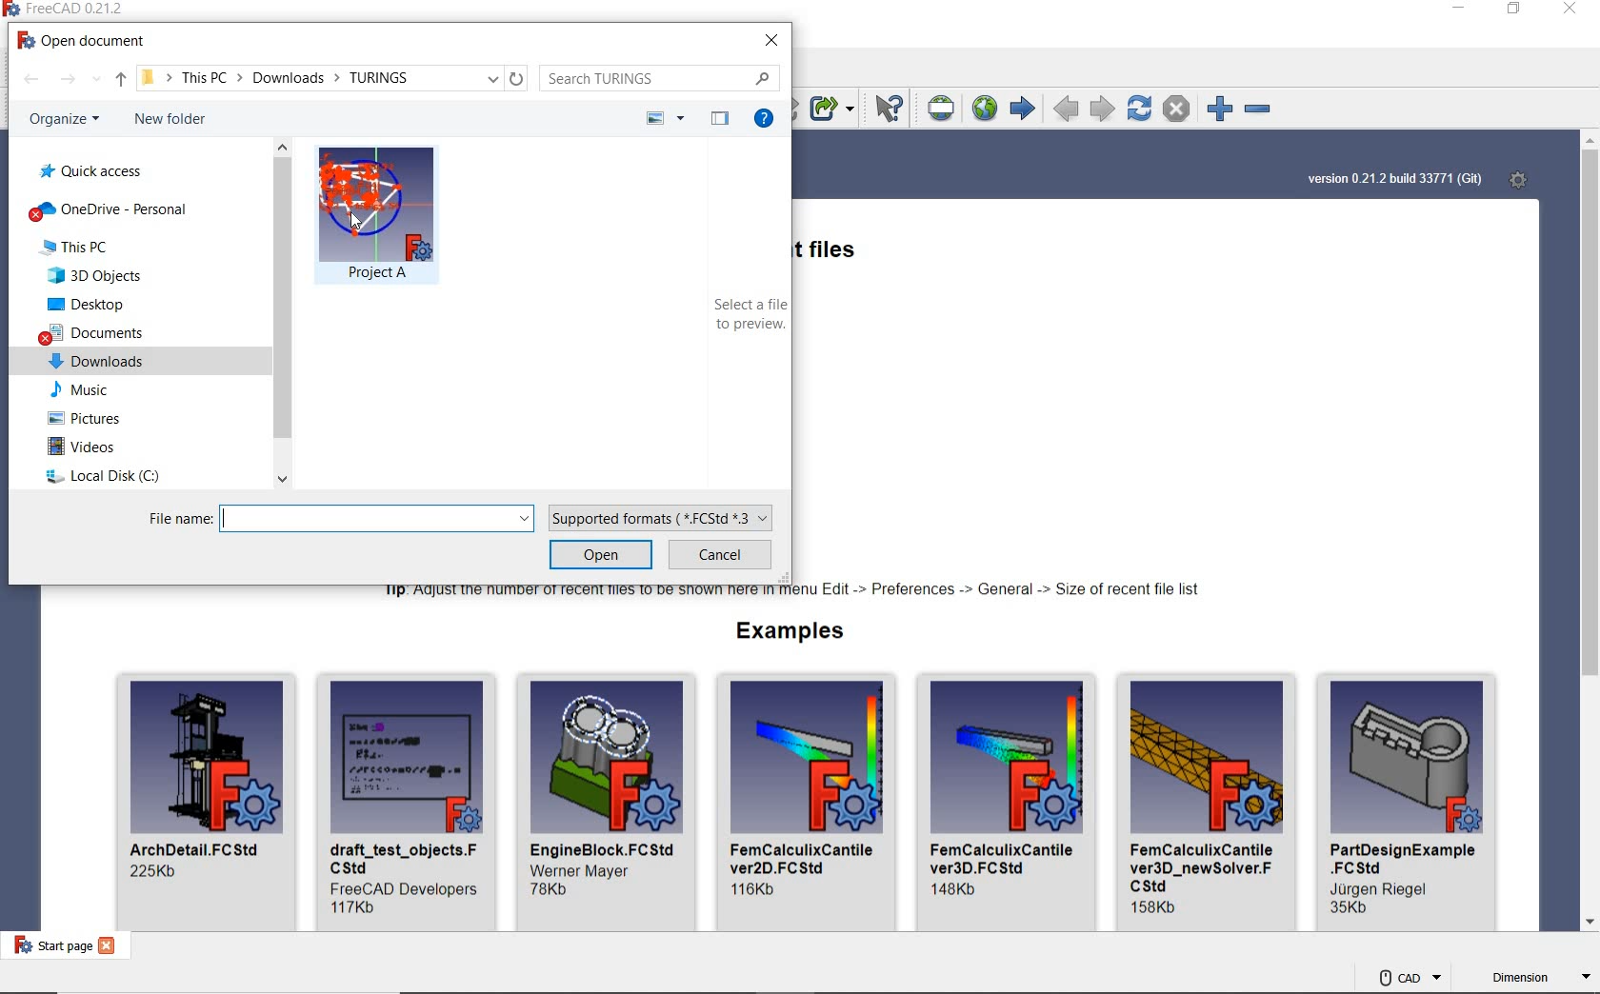  Describe the element at coordinates (1157, 908) in the screenshot. I see `size` at that location.